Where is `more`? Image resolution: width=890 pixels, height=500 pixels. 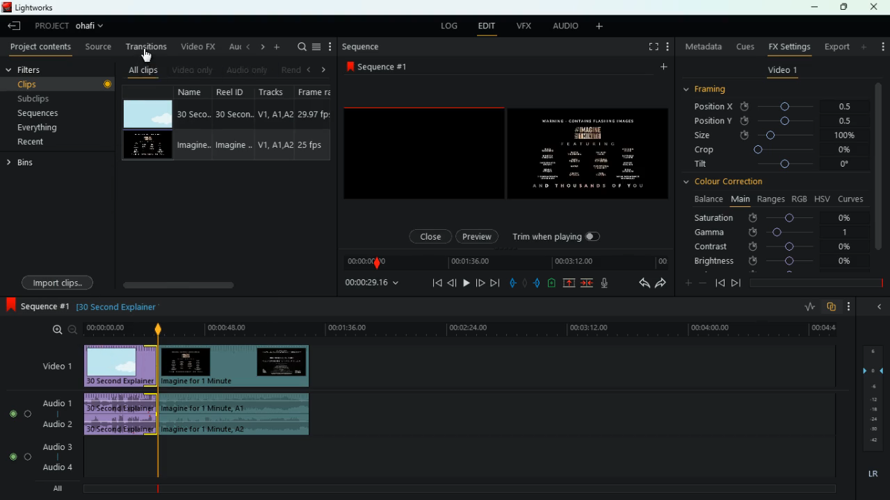 more is located at coordinates (852, 306).